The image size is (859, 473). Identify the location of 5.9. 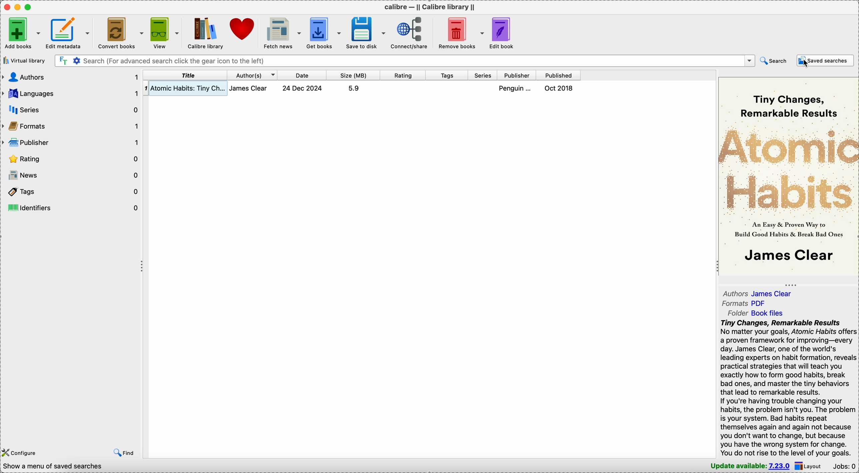
(353, 88).